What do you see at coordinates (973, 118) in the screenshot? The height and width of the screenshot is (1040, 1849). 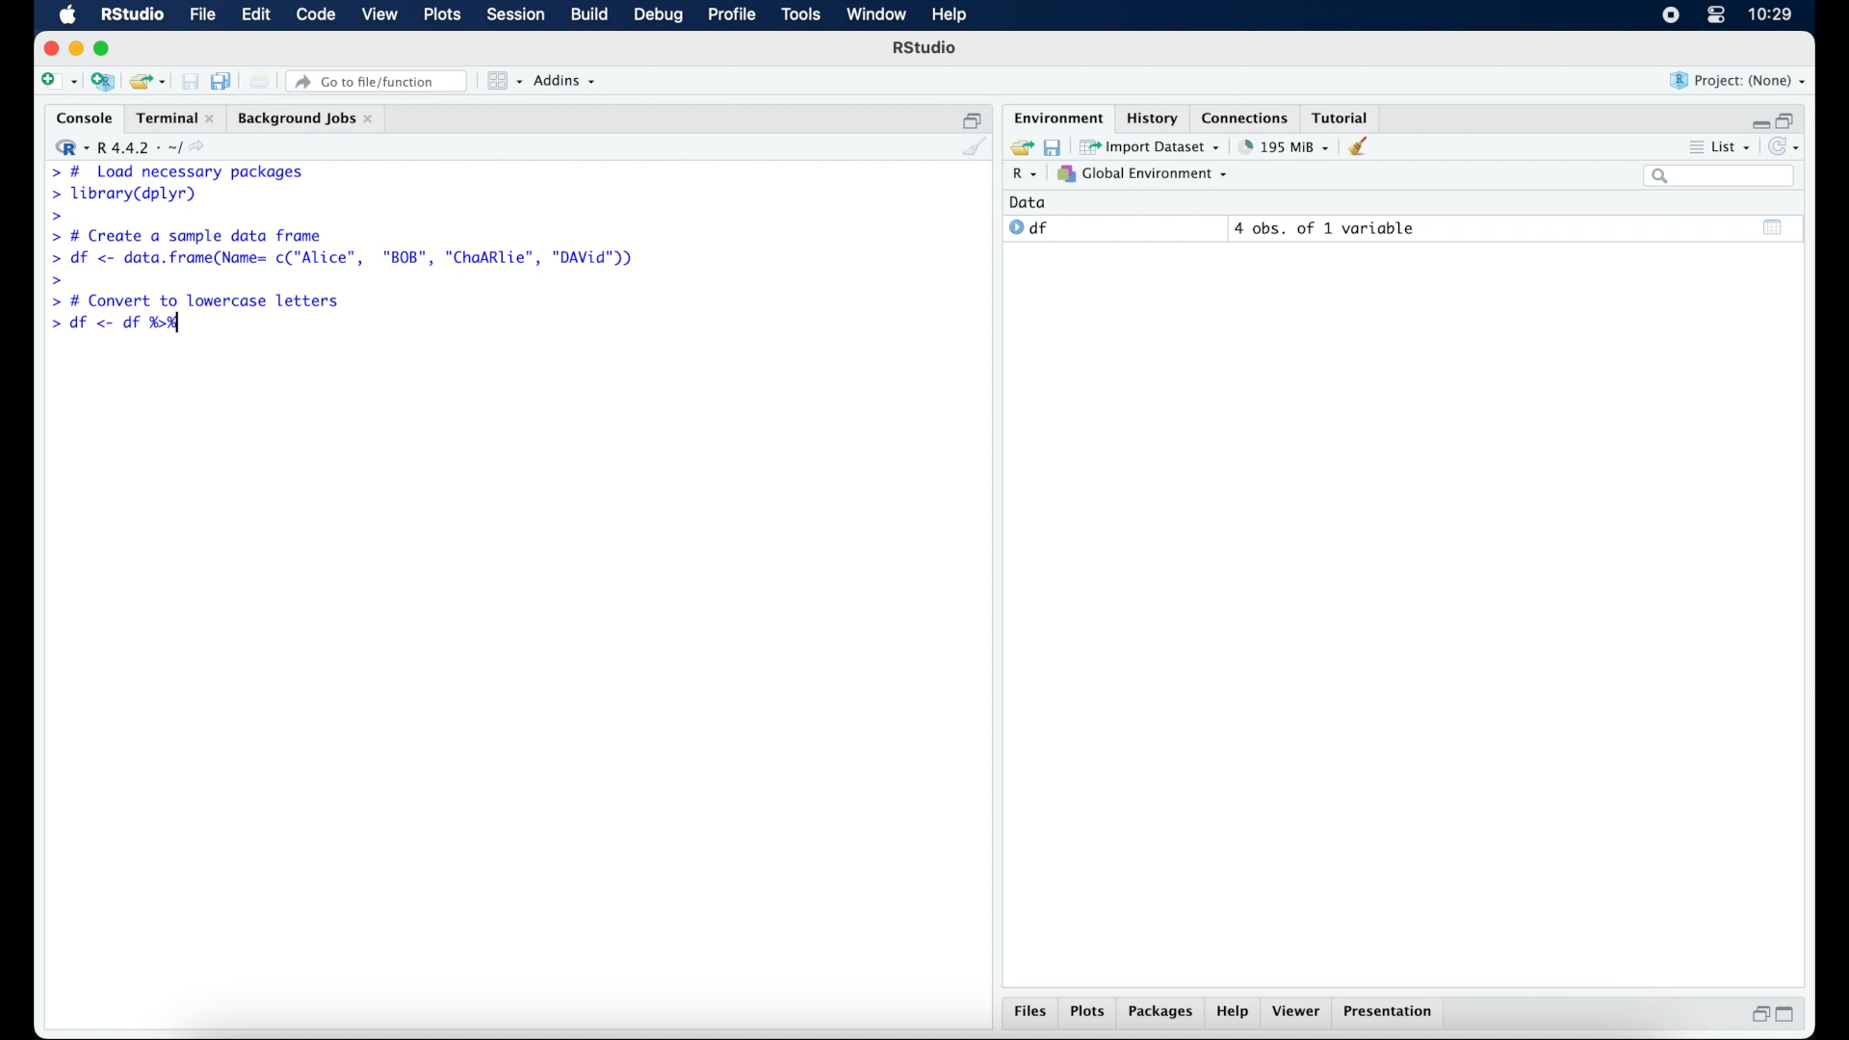 I see `restore down` at bounding box center [973, 118].